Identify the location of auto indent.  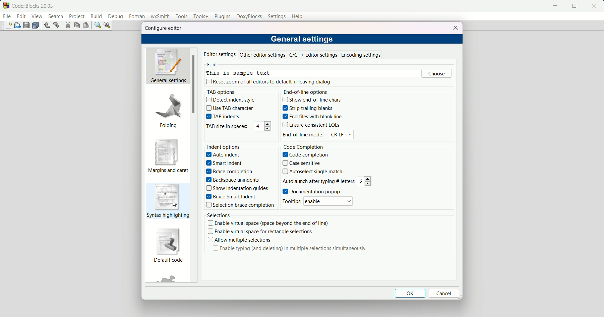
(225, 155).